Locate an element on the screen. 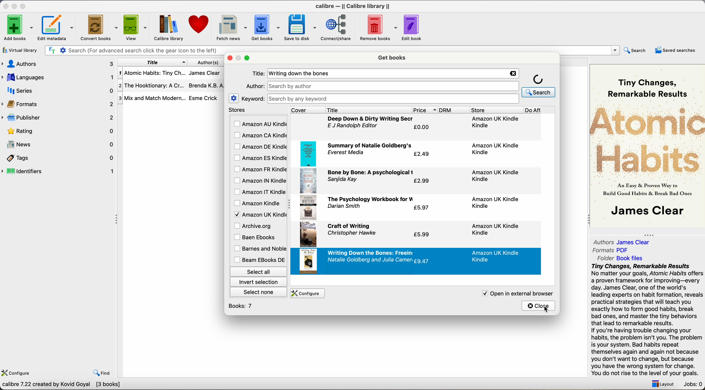  Esme Crick is located at coordinates (203, 98).